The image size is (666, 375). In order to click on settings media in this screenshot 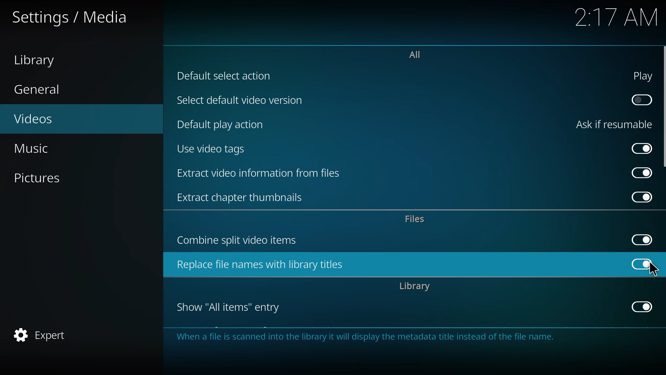, I will do `click(74, 18)`.